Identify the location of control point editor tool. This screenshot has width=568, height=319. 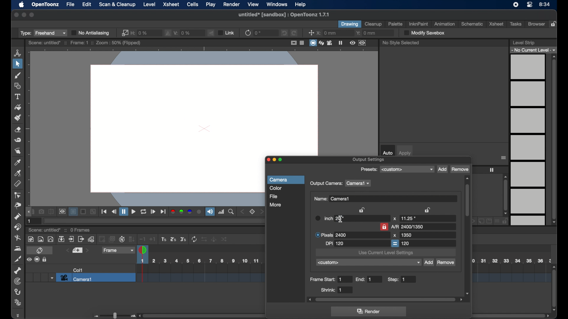
(18, 196).